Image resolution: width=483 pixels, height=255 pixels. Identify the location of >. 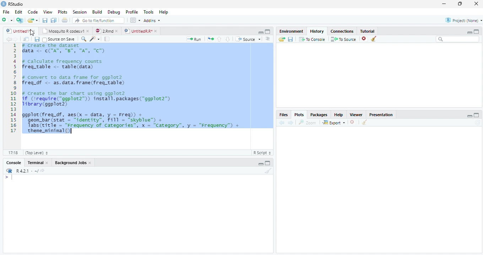
(5, 177).